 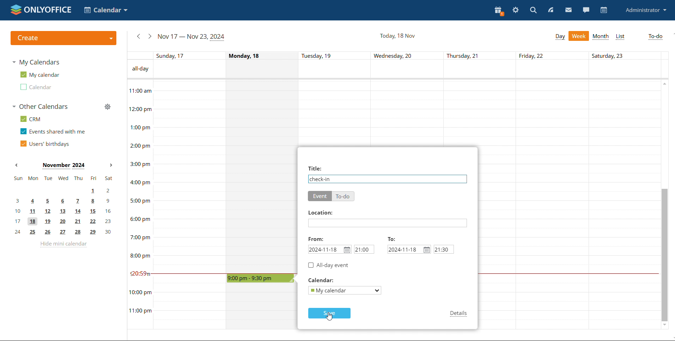 I want to click on All-day, so click(x=140, y=69).